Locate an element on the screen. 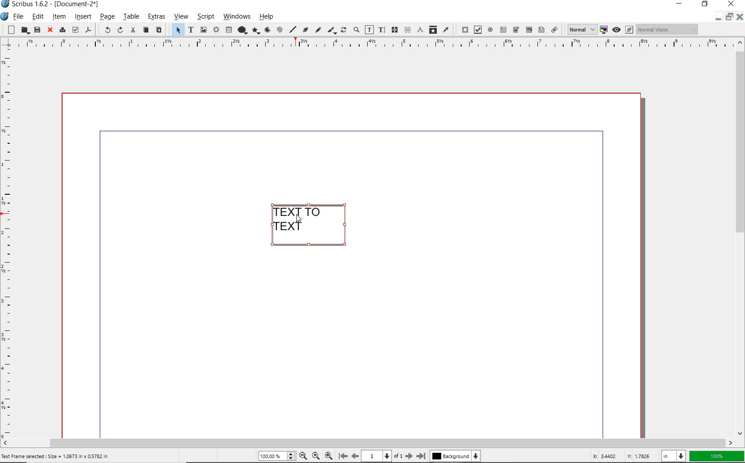 The width and height of the screenshot is (745, 463). save is located at coordinates (37, 31).